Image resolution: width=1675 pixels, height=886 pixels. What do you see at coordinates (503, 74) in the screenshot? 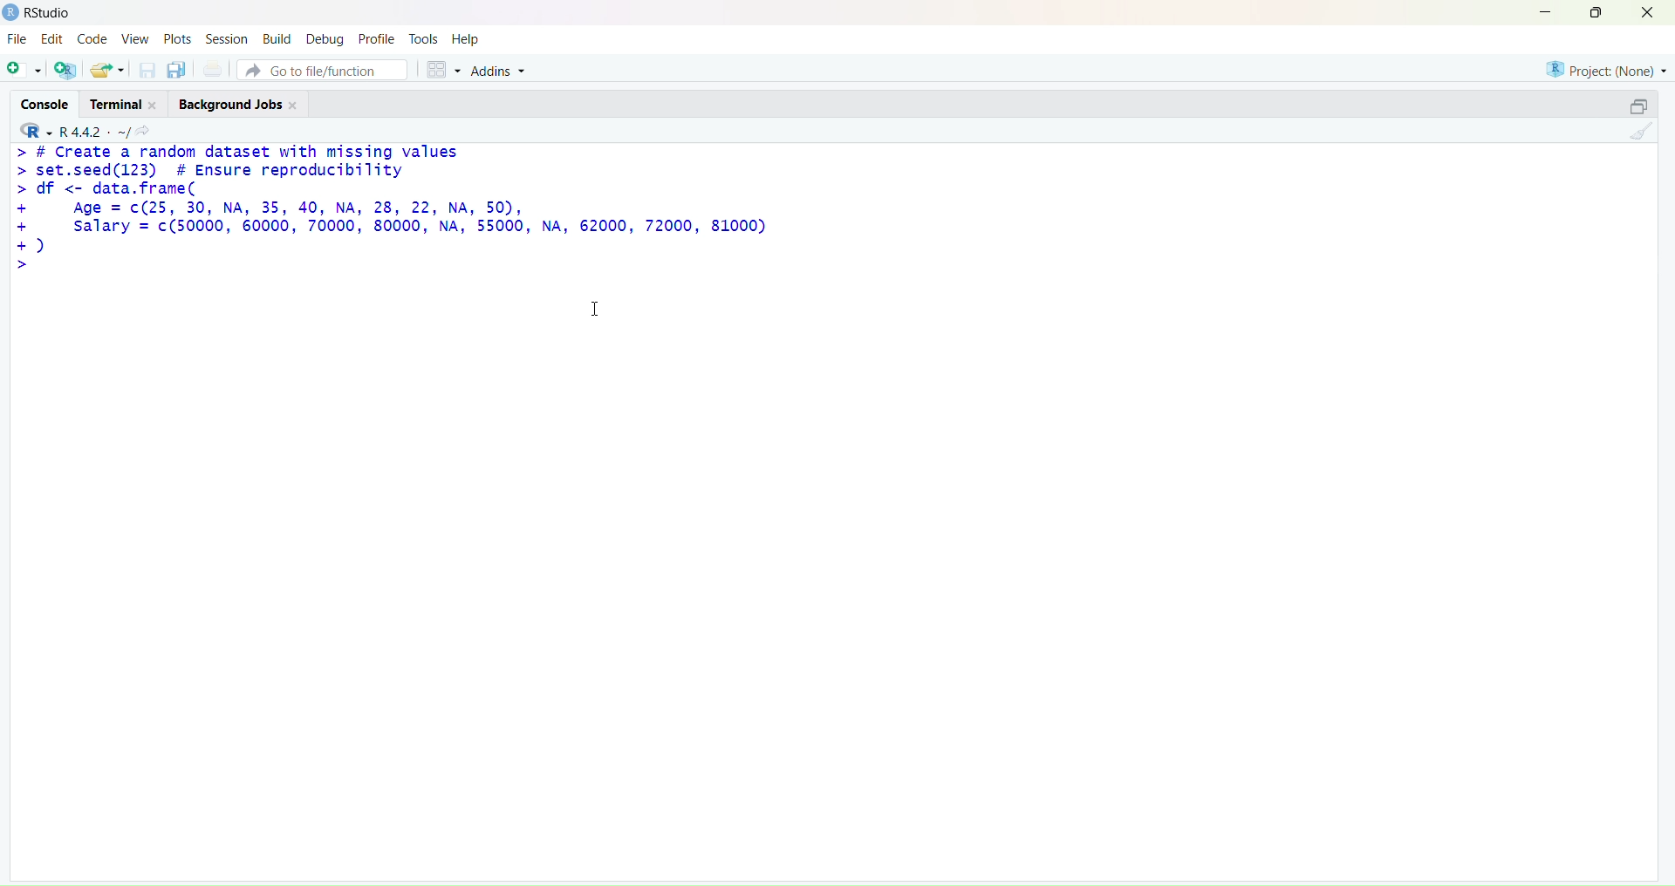
I see `addins` at bounding box center [503, 74].